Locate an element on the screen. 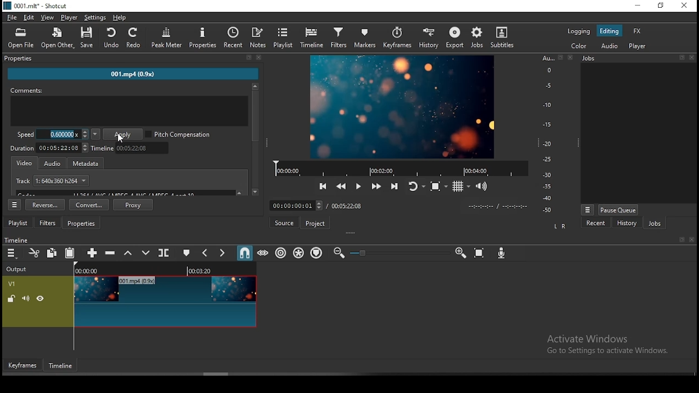  metadata is located at coordinates (88, 163).